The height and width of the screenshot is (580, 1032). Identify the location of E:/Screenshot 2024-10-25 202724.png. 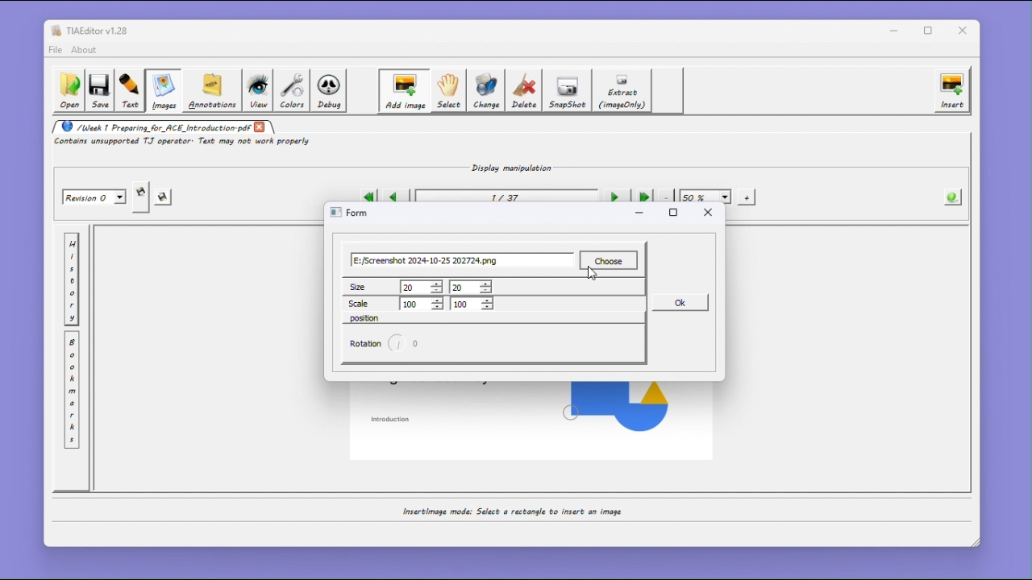
(463, 260).